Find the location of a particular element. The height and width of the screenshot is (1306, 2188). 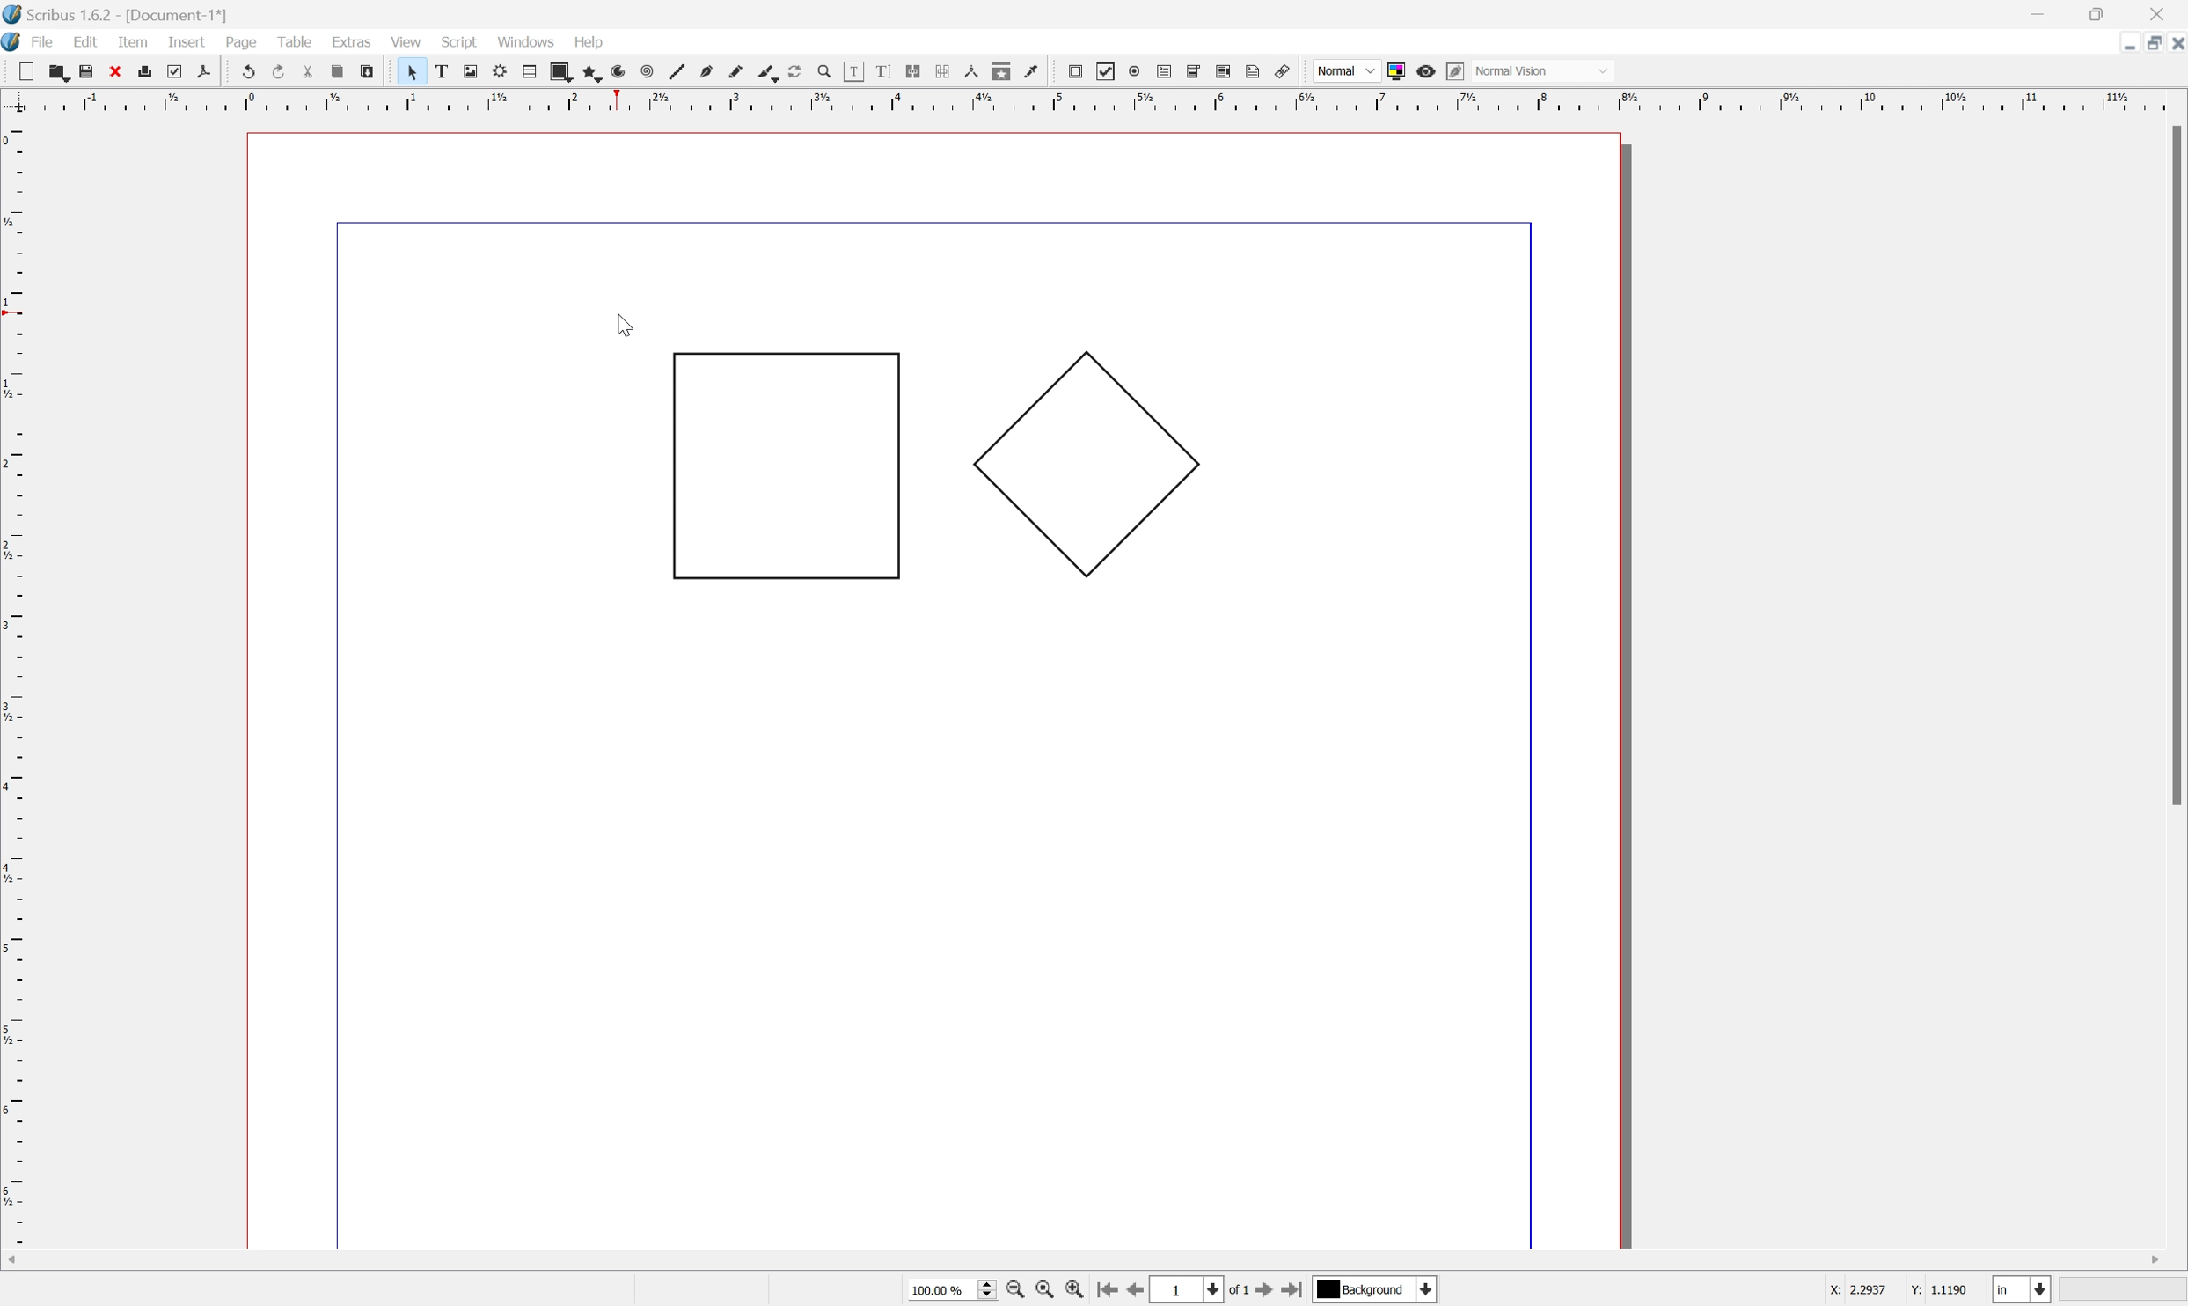

pdf text field is located at coordinates (1163, 70).